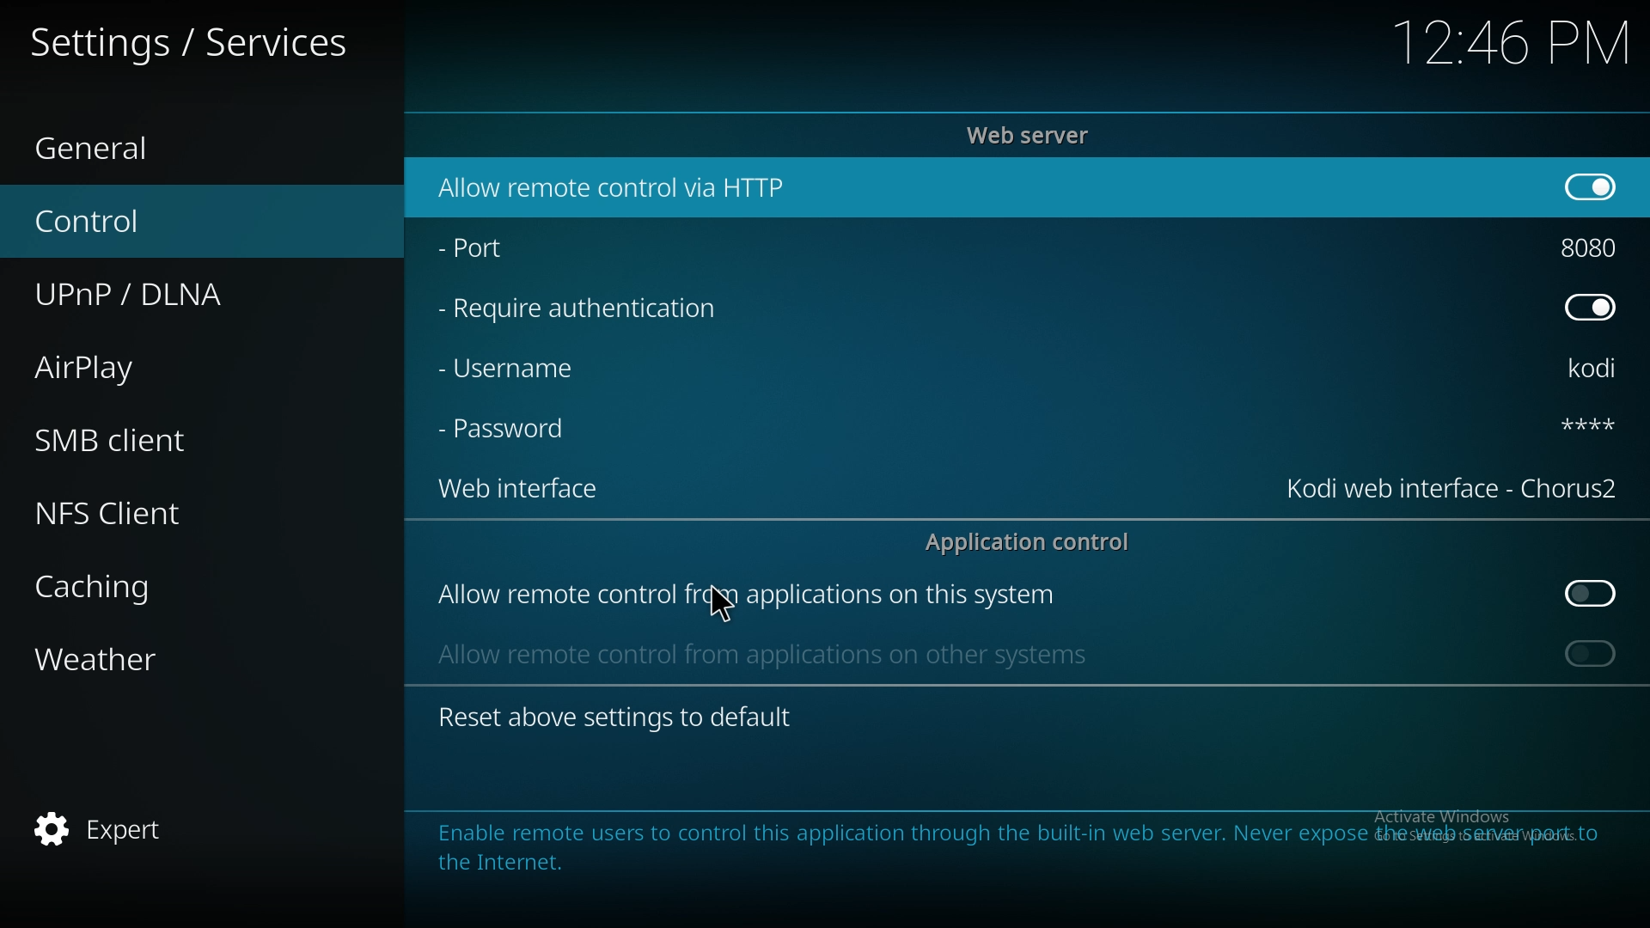  Describe the element at coordinates (1036, 541) in the screenshot. I see `application control` at that location.